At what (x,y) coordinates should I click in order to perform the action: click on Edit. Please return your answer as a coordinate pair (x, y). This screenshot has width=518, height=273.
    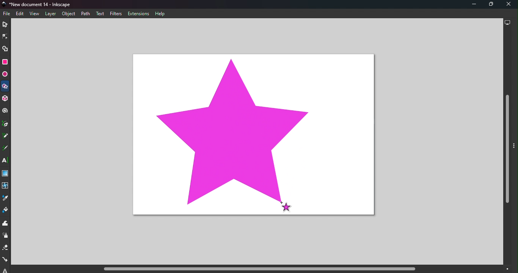
    Looking at the image, I should click on (20, 14).